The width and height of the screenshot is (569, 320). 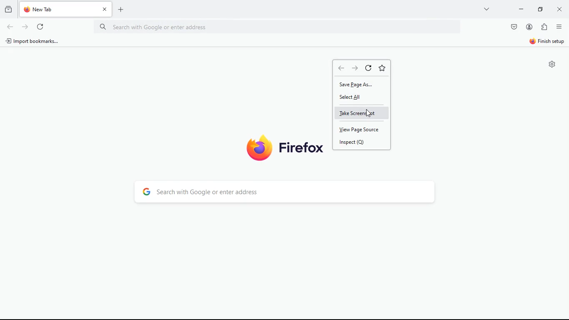 I want to click on take screenshot, so click(x=362, y=113).